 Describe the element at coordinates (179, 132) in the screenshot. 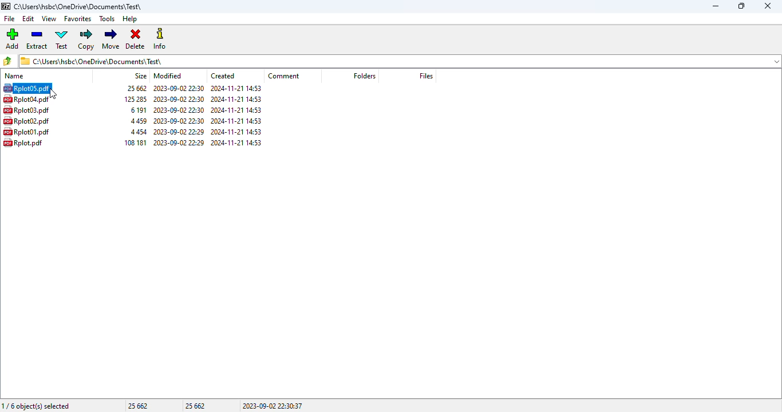

I see `modified date & time` at that location.